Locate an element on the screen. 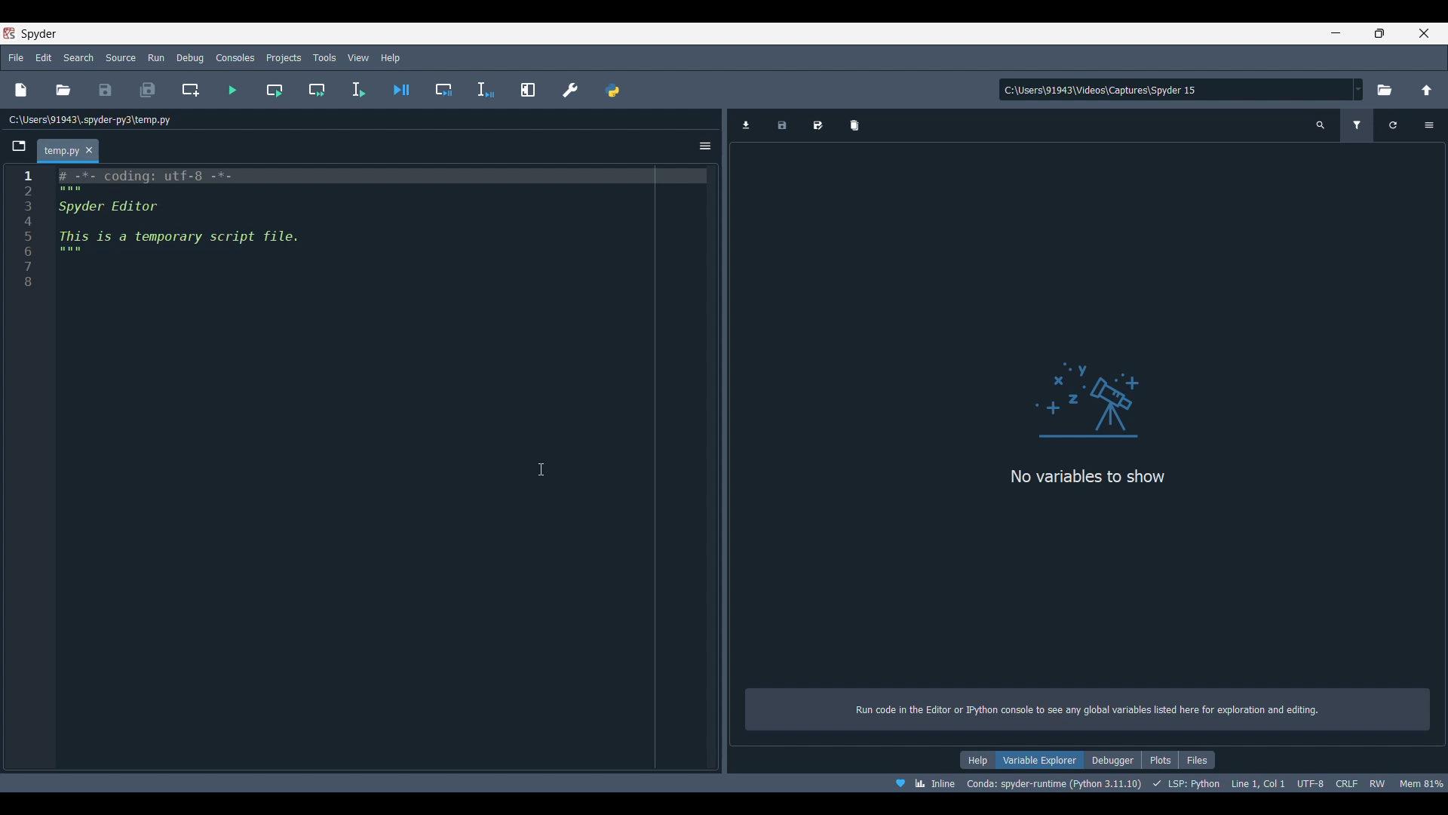 The height and width of the screenshot is (815, 1448). Run menu is located at coordinates (156, 57).